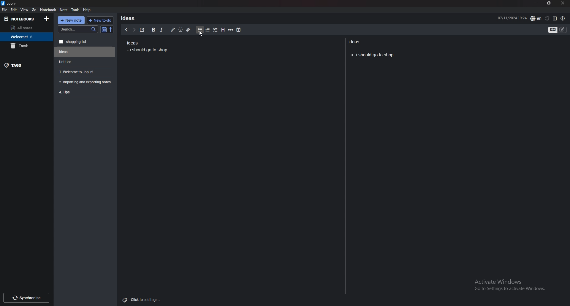  What do you see at coordinates (27, 65) in the screenshot?
I see `tags` at bounding box center [27, 65].